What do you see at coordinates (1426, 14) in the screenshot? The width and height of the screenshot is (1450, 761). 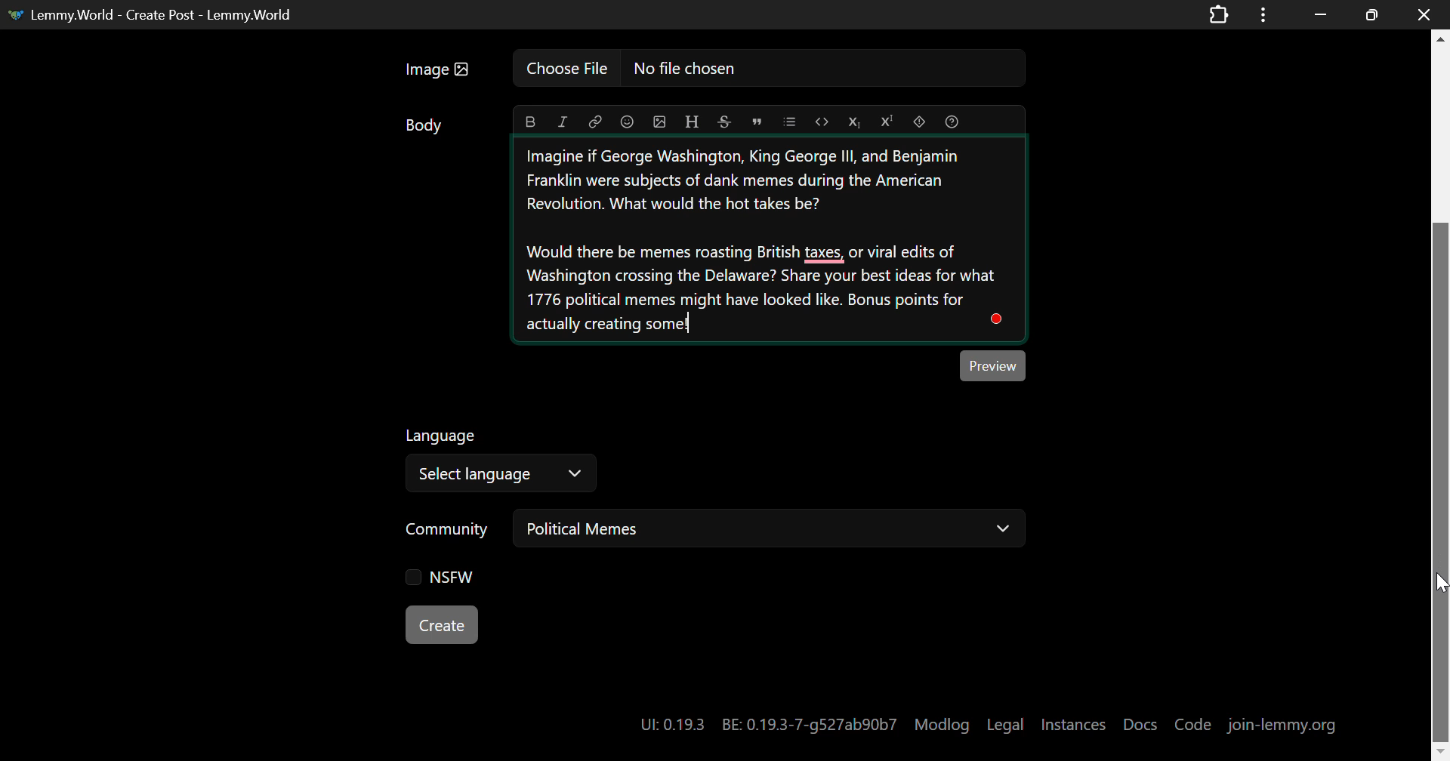 I see `Close window` at bounding box center [1426, 14].